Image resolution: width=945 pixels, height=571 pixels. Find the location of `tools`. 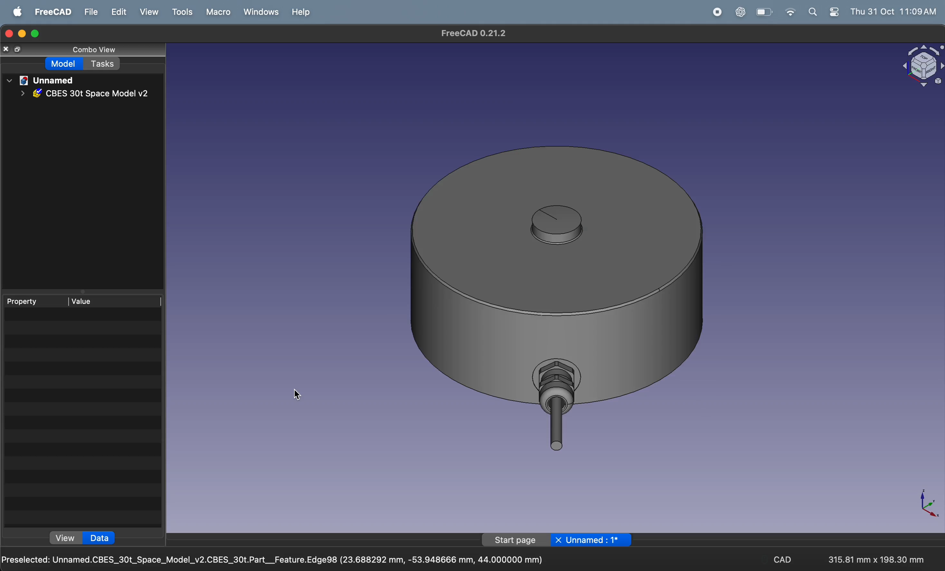

tools is located at coordinates (188, 14).